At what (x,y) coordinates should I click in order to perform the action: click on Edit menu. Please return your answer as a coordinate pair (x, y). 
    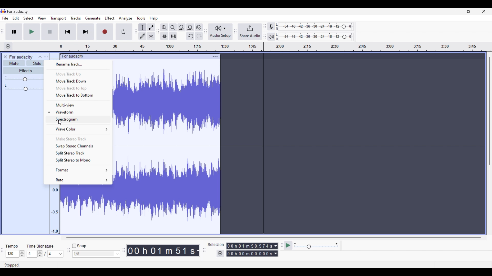
    Looking at the image, I should click on (16, 18).